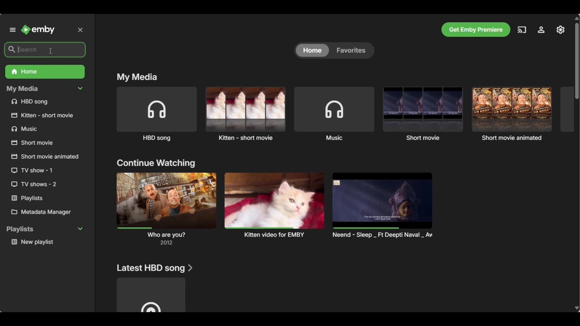  Describe the element at coordinates (541, 30) in the screenshot. I see `Settings` at that location.